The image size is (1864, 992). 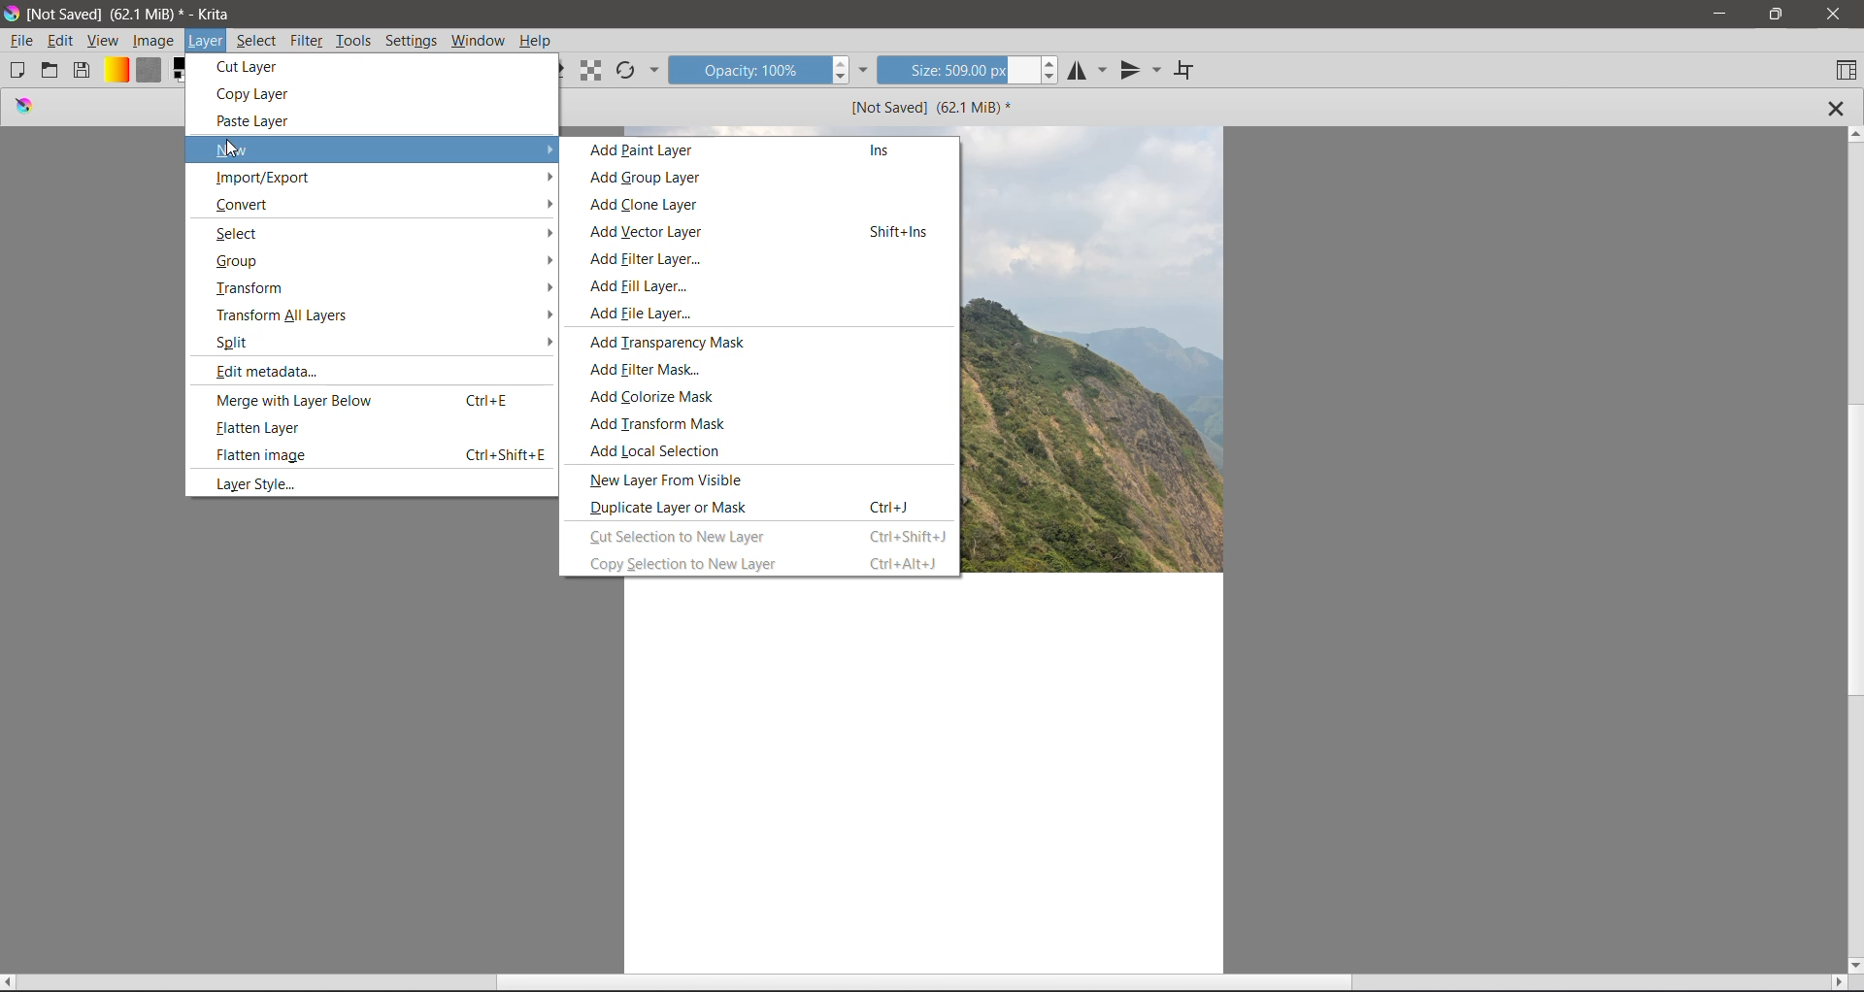 I want to click on Canvas with an Image Layer , so click(x=927, y=776).